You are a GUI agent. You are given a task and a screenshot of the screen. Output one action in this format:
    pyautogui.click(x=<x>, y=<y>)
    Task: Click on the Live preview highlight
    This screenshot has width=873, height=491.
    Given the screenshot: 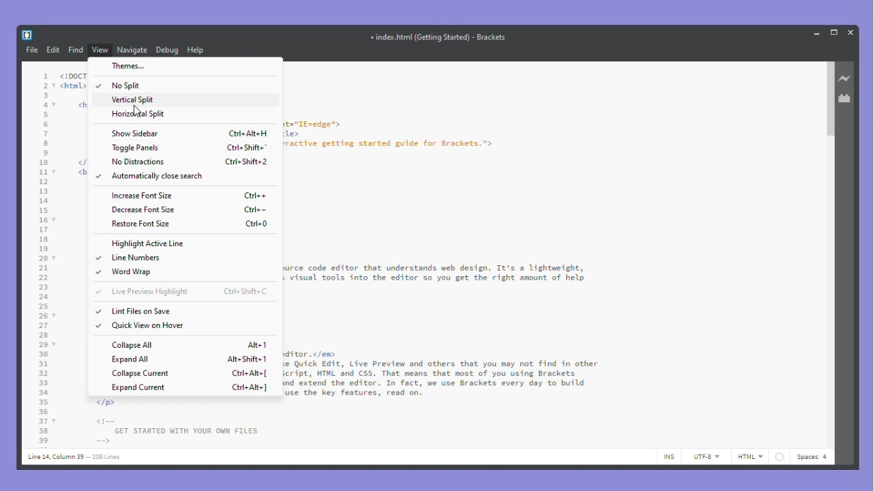 What is the action you would take?
    pyautogui.click(x=182, y=292)
    